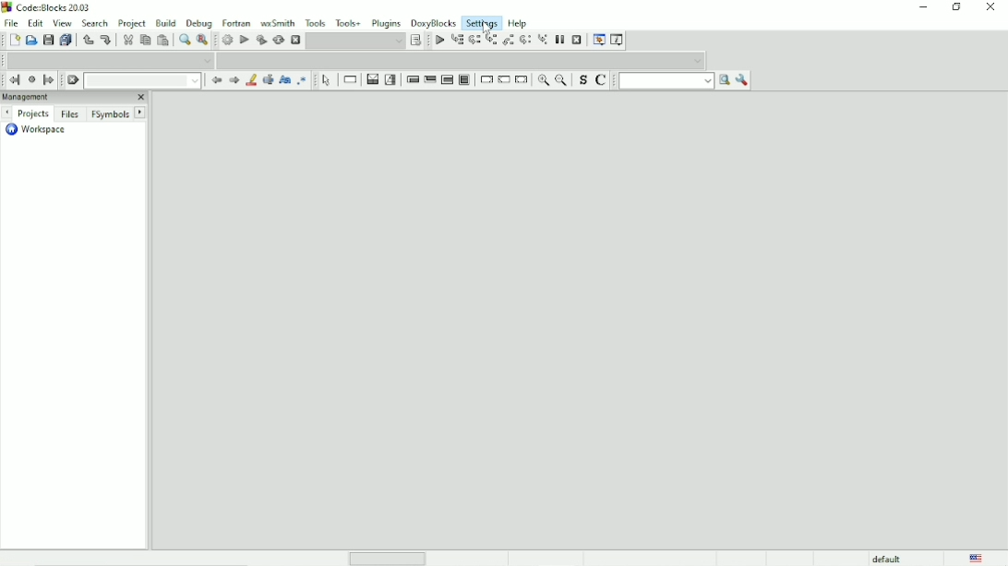  What do you see at coordinates (388, 23) in the screenshot?
I see `Plugins` at bounding box center [388, 23].